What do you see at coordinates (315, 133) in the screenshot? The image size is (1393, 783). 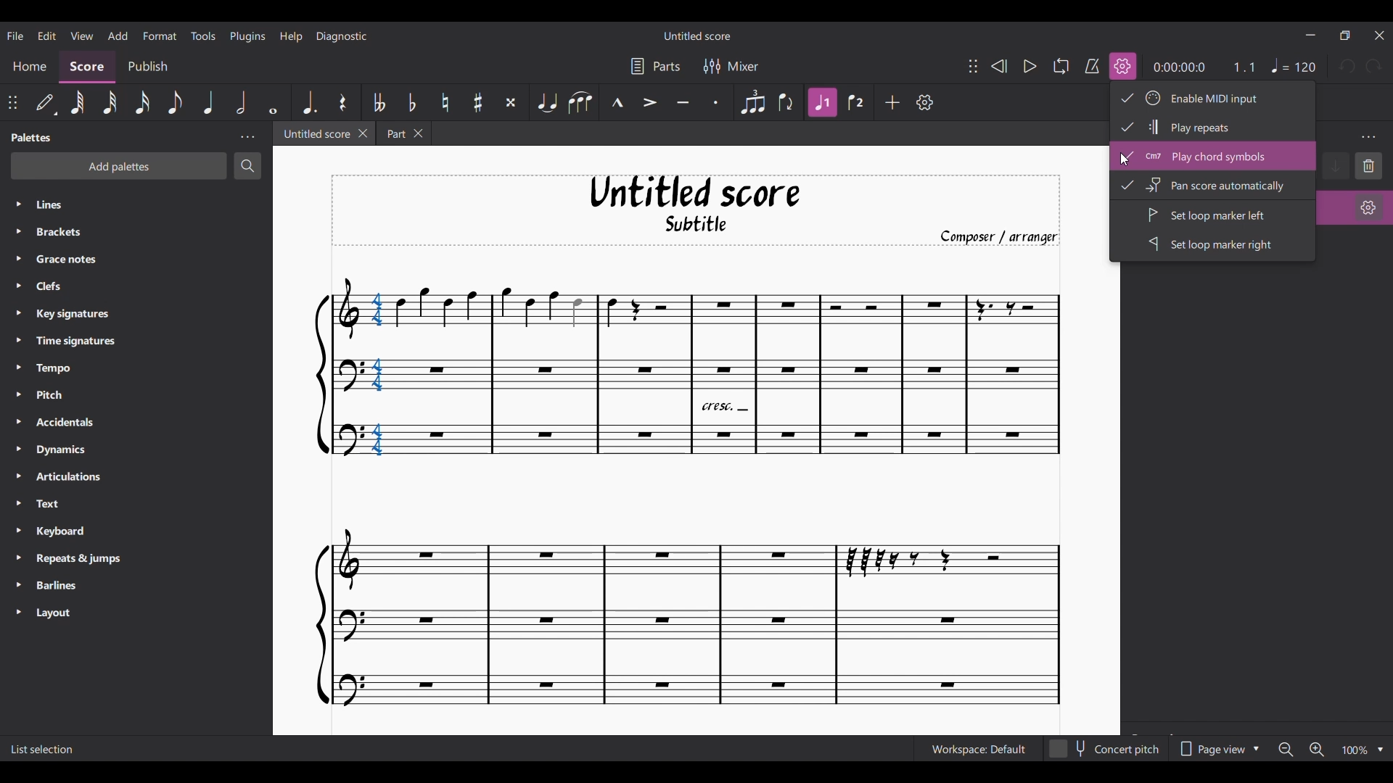 I see `Current tab` at bounding box center [315, 133].